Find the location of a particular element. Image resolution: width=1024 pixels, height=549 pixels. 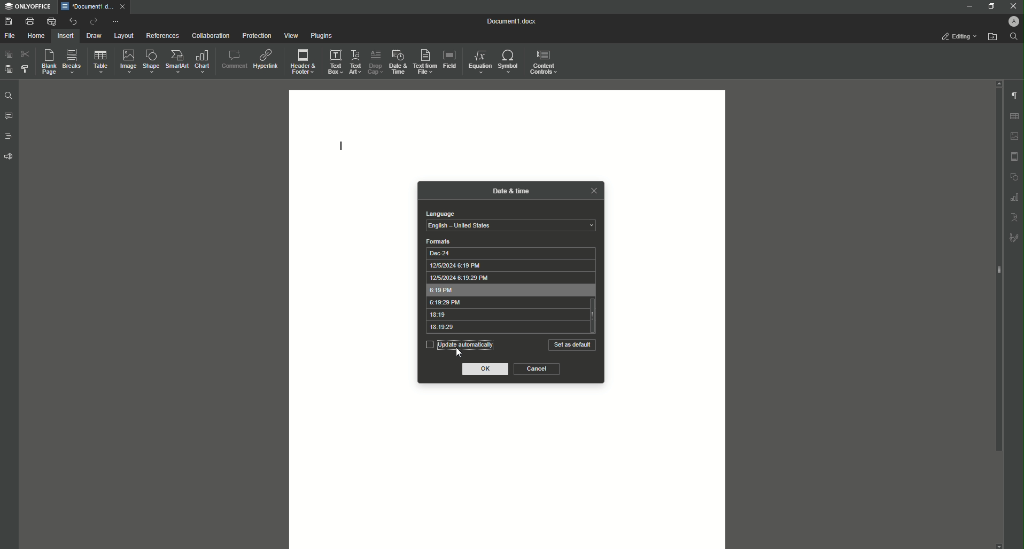

18:19:29 is located at coordinates (505, 328).